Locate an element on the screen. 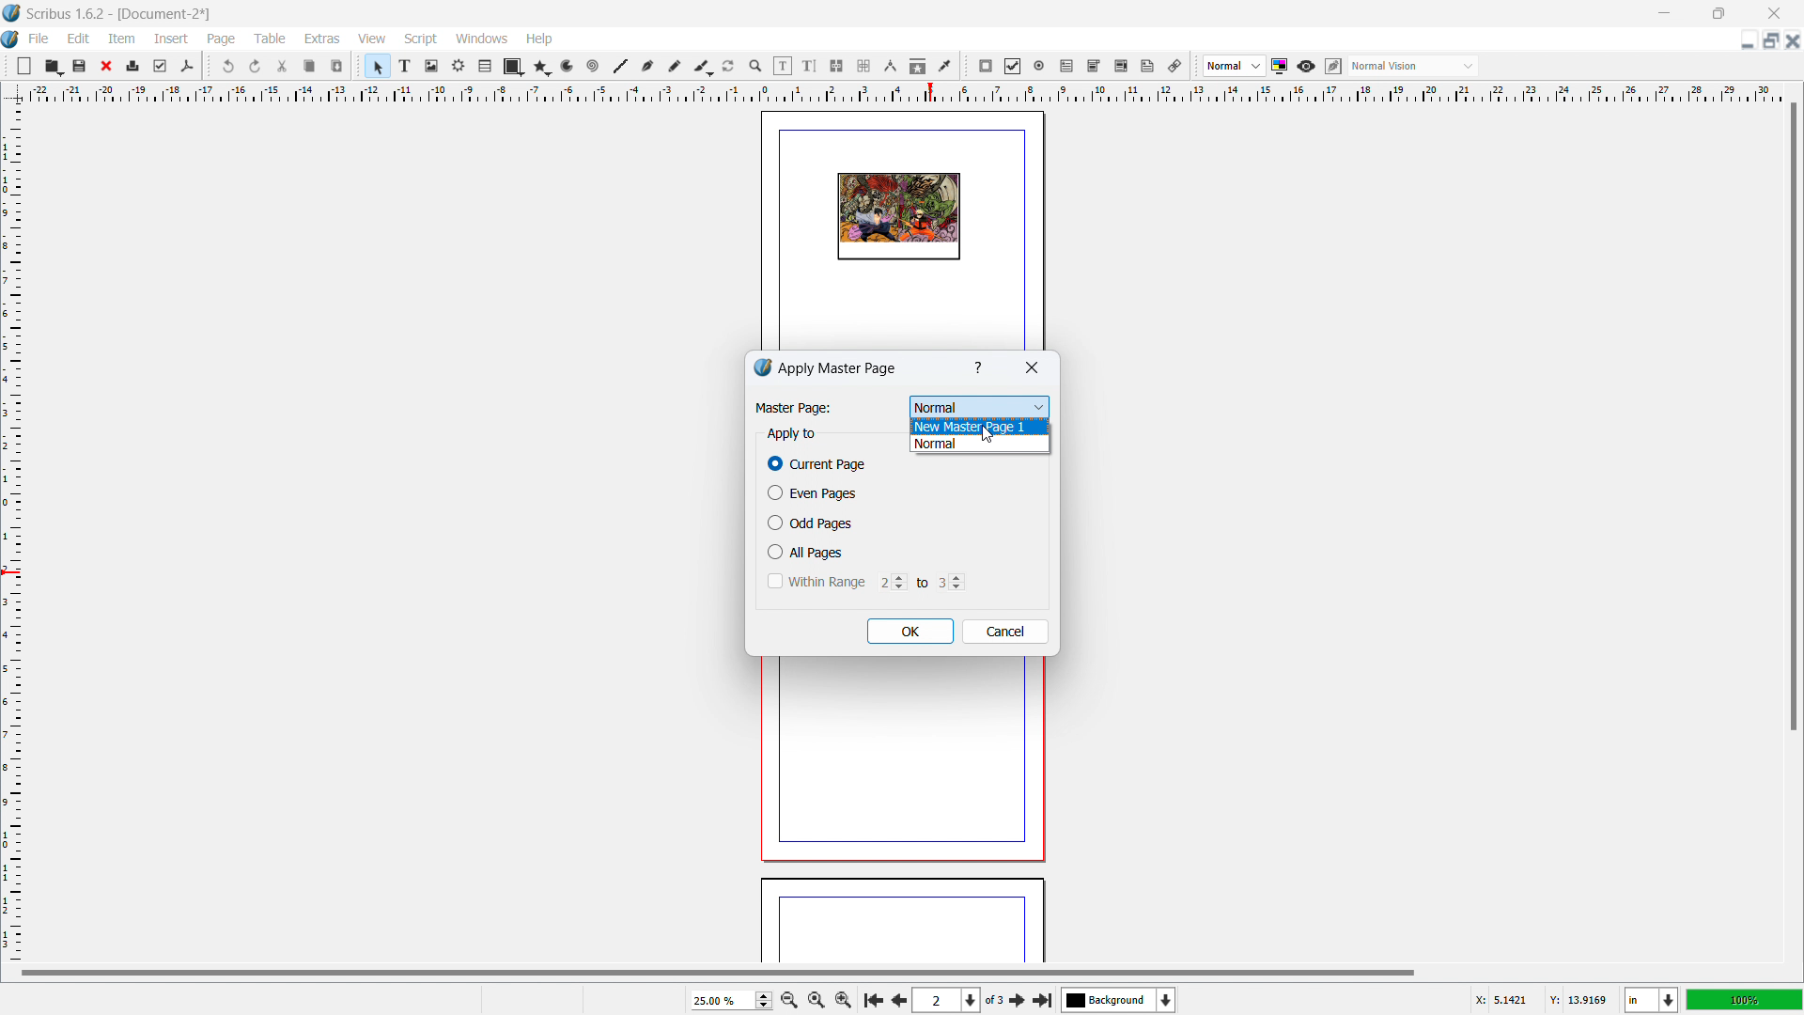 Image resolution: width=1804 pixels, height=1015 pixels. select image preview quality is located at coordinates (1235, 66).